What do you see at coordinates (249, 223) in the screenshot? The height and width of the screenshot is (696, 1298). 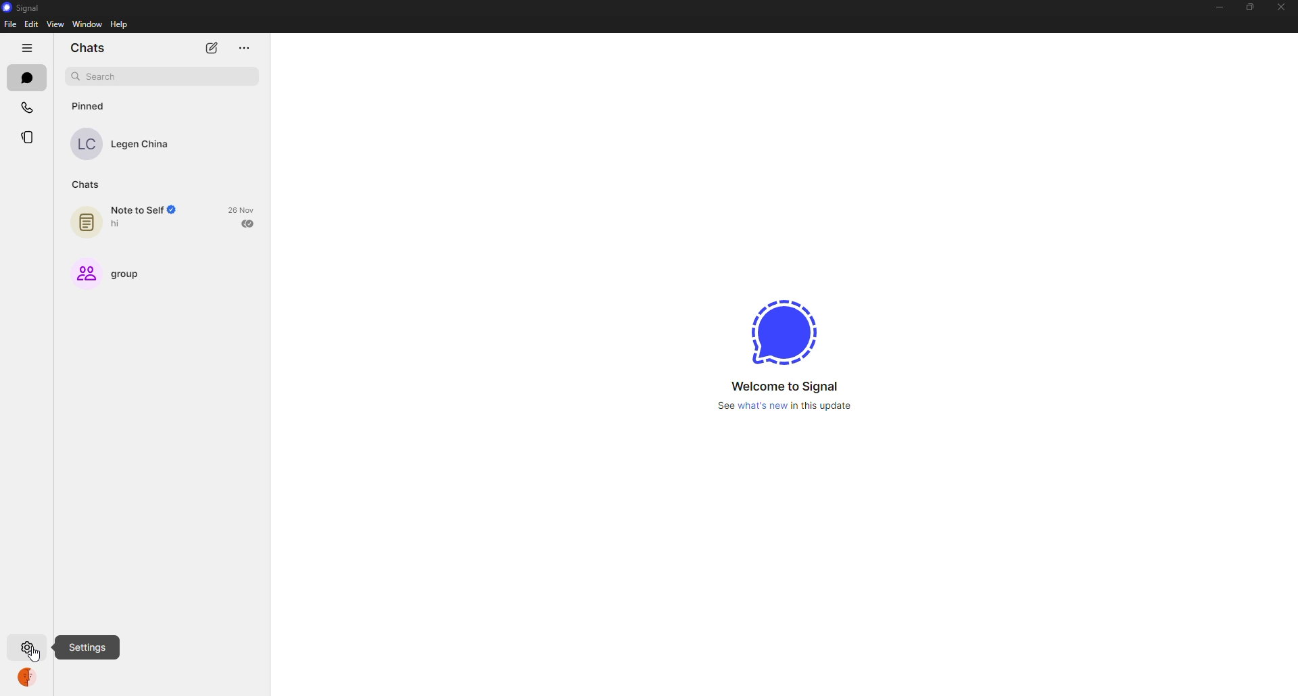 I see `sent` at bounding box center [249, 223].